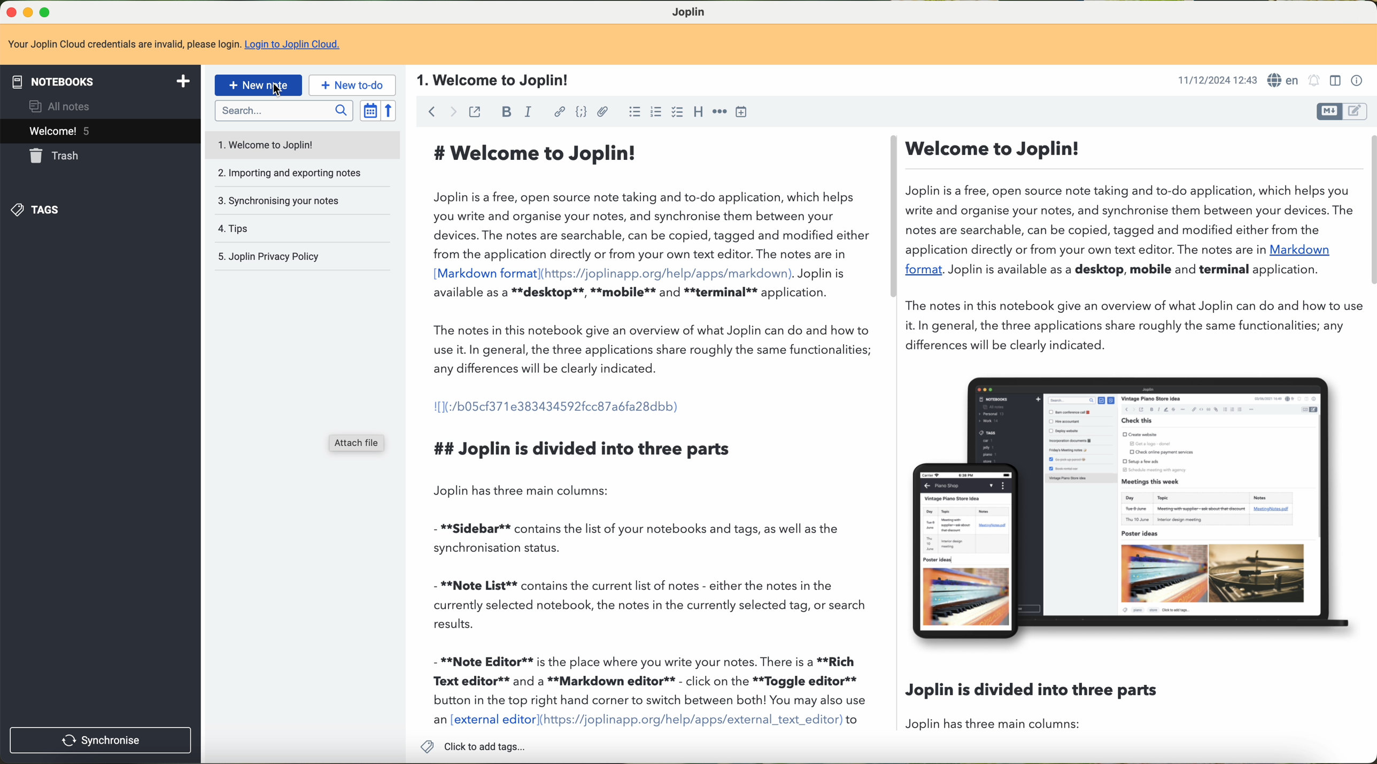 This screenshot has width=1377, height=764. What do you see at coordinates (1131, 245) in the screenshot?
I see `welcome to Joplin body text` at bounding box center [1131, 245].